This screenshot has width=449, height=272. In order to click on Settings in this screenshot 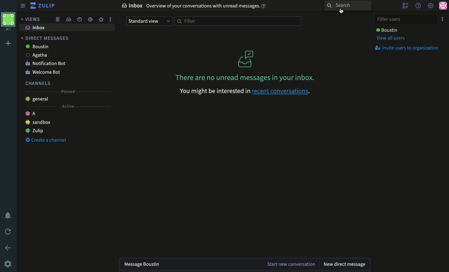, I will do `click(8, 263)`.